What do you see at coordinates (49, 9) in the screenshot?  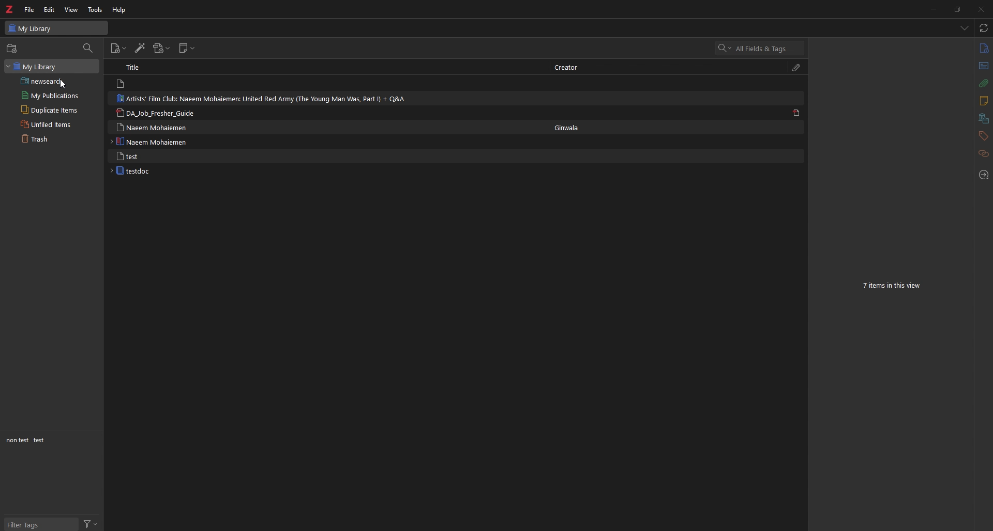 I see `Edit` at bounding box center [49, 9].